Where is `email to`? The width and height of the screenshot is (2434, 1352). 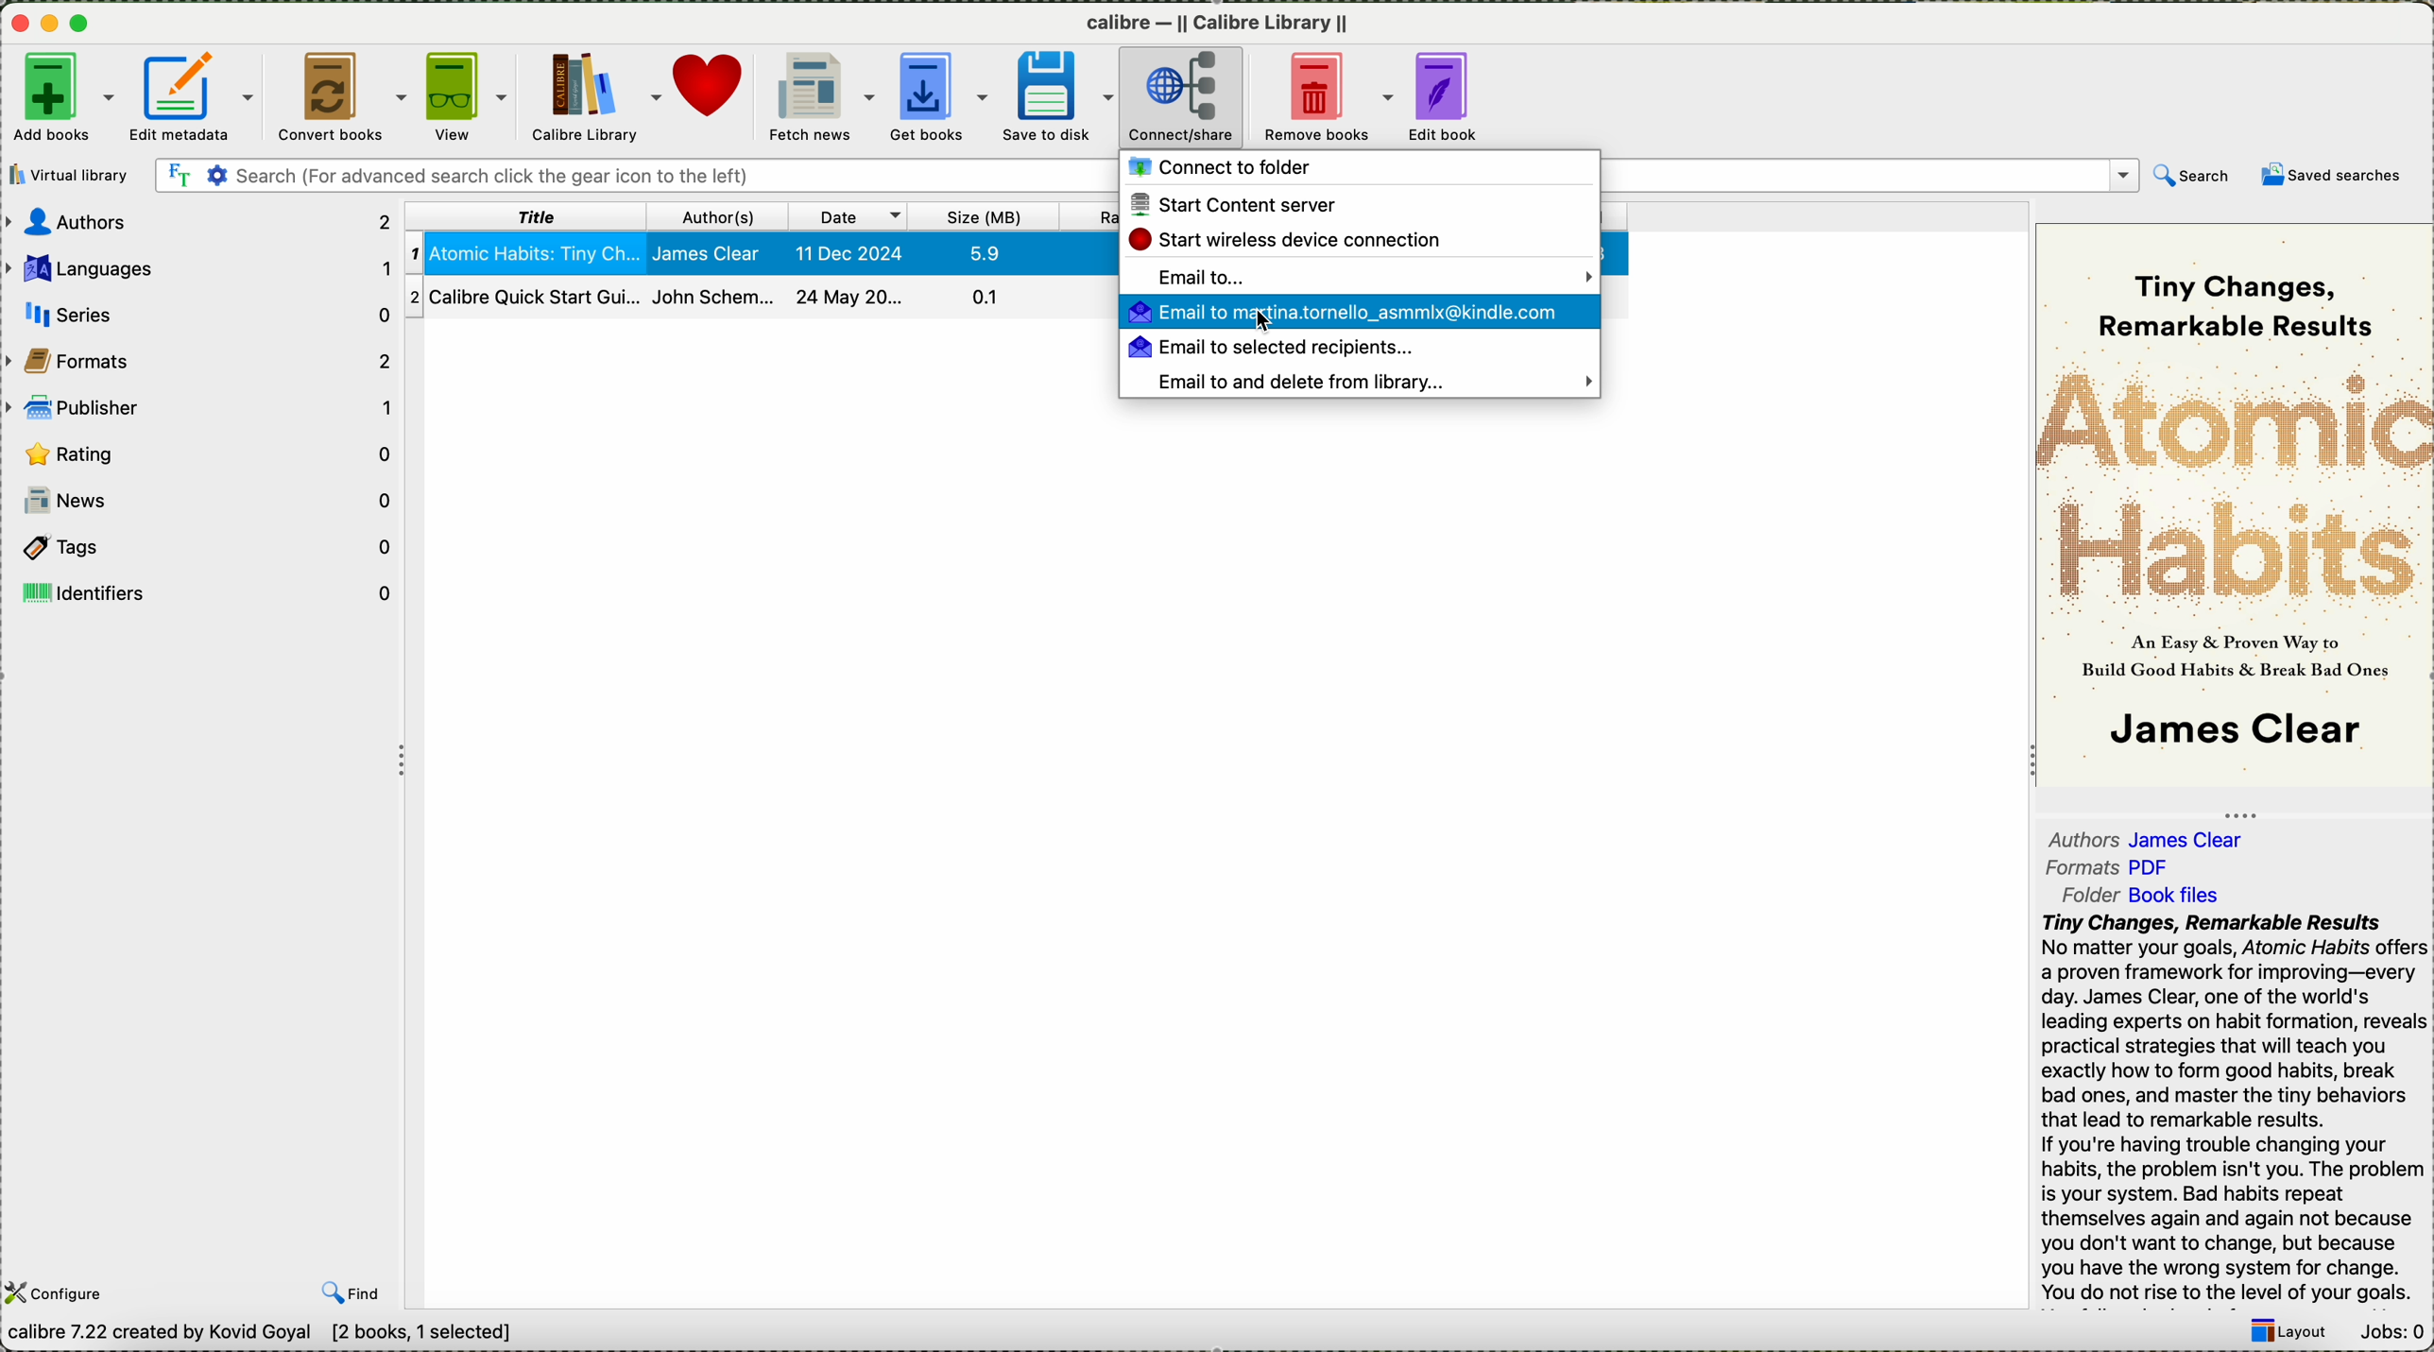
email to is located at coordinates (1359, 275).